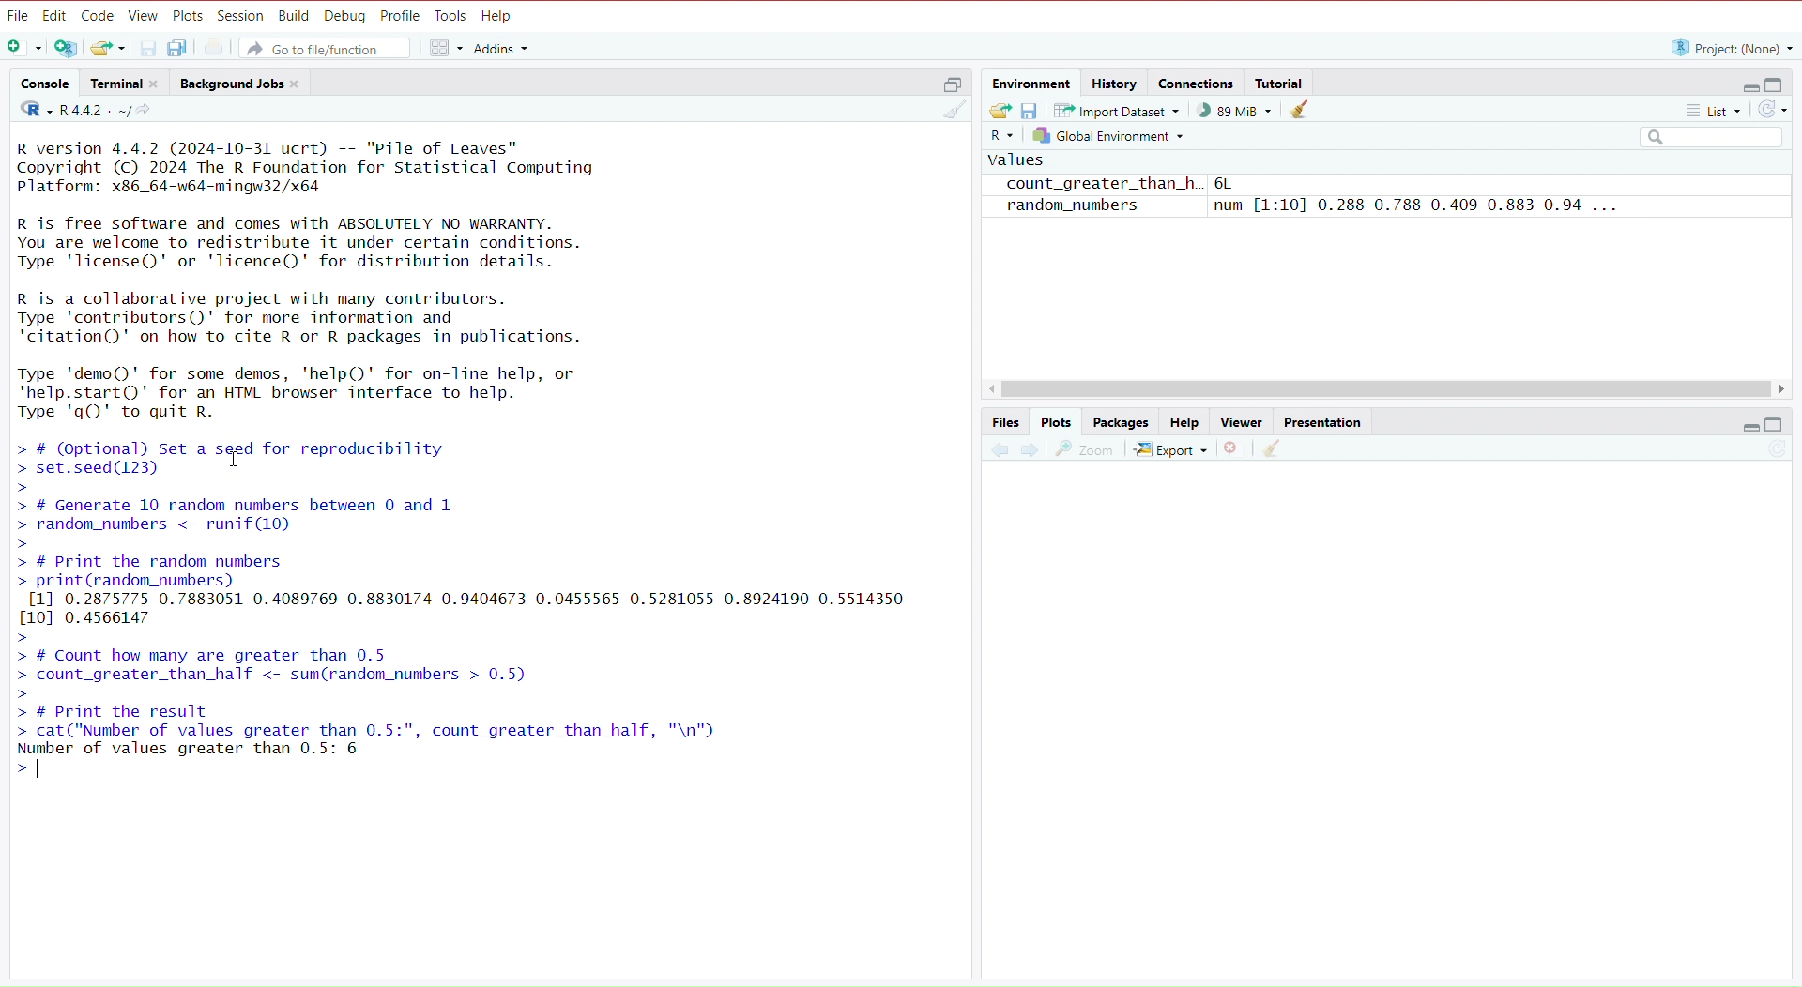  Describe the element at coordinates (1000, 135) in the screenshot. I see `R` at that location.